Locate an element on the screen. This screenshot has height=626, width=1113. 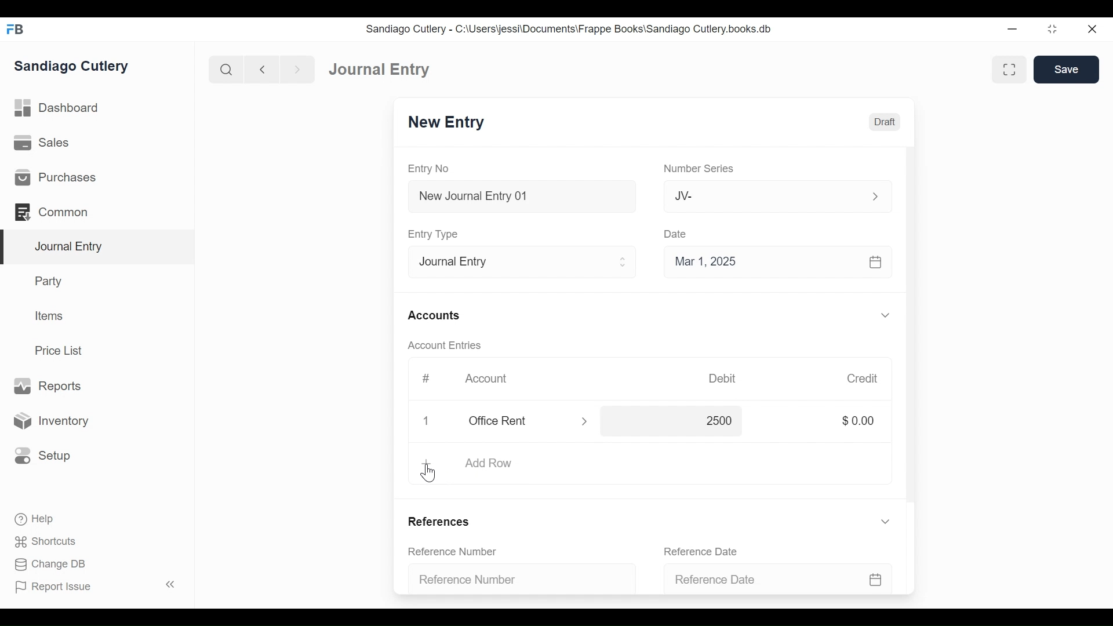
Save is located at coordinates (1067, 69).